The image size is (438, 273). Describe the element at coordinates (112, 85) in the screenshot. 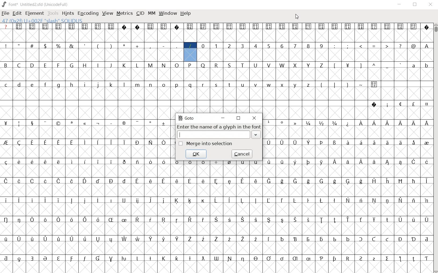

I see `glyph` at that location.